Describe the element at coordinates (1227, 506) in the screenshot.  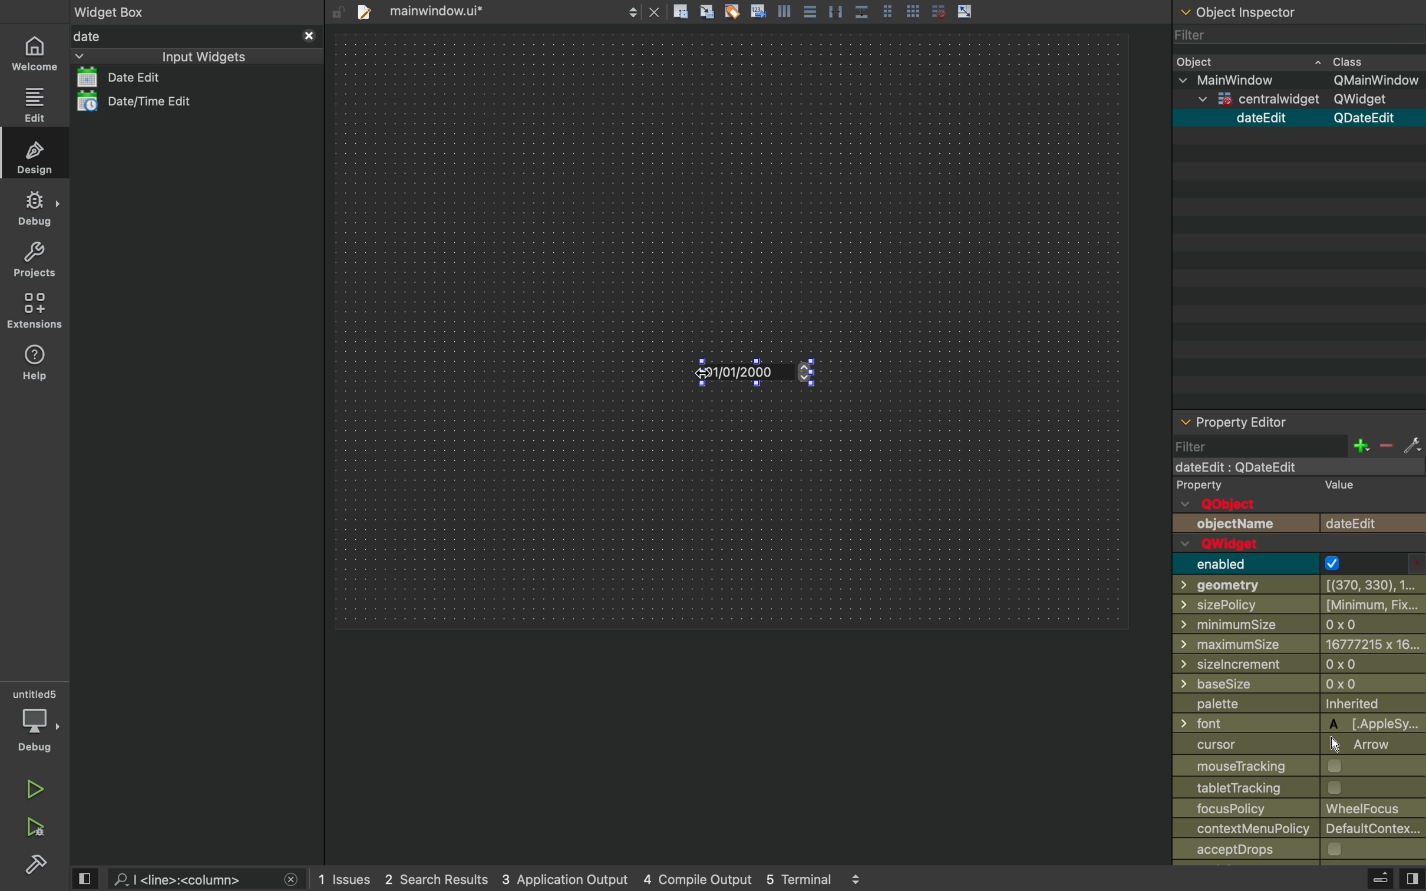
I see `q object` at that location.